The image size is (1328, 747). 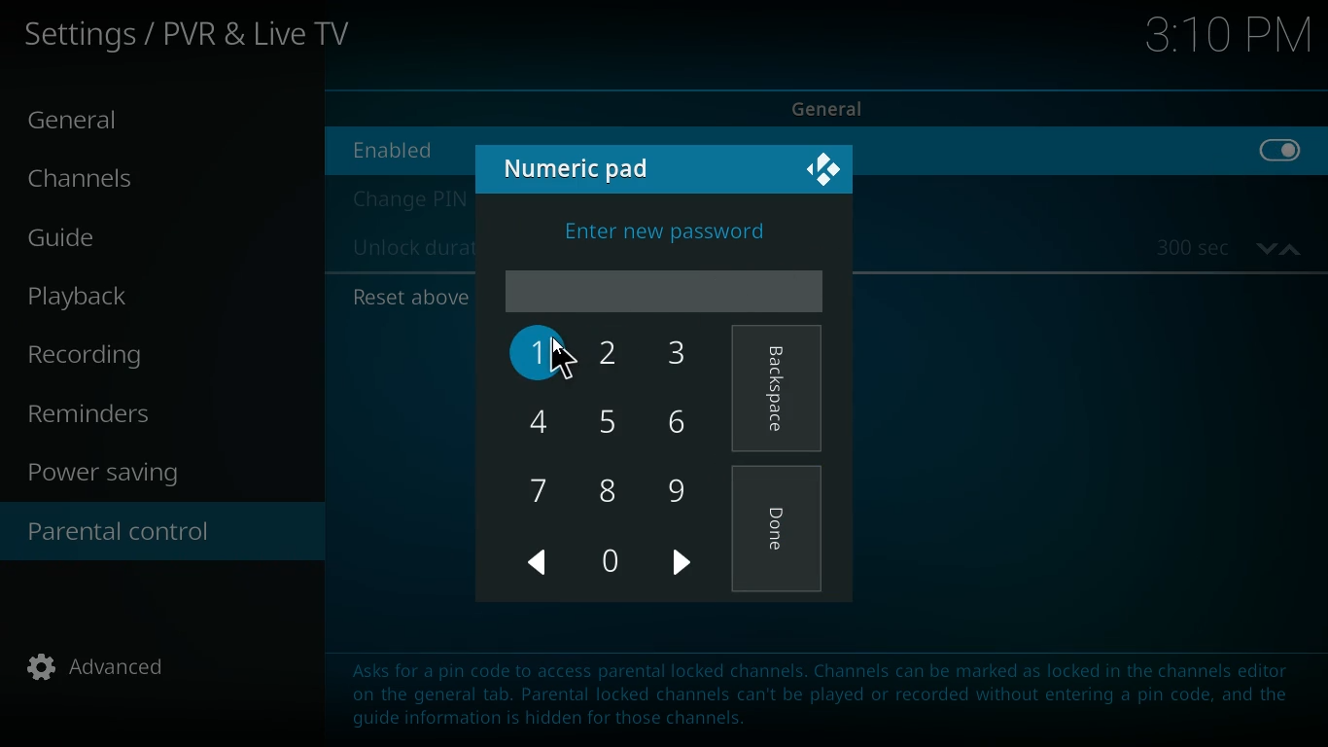 I want to click on general , so click(x=91, y=122).